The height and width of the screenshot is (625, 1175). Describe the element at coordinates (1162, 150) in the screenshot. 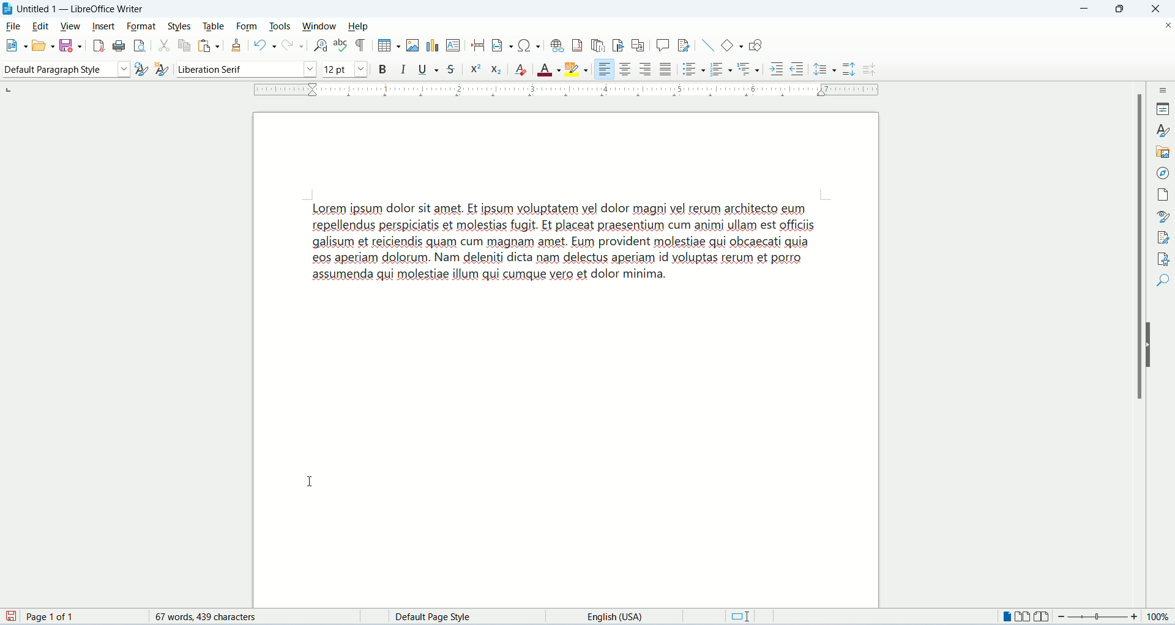

I see `gallery` at that location.